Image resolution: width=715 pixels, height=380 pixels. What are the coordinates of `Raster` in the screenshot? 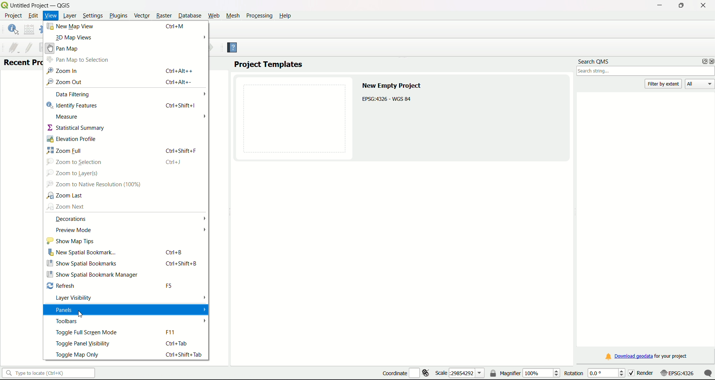 It's located at (165, 16).